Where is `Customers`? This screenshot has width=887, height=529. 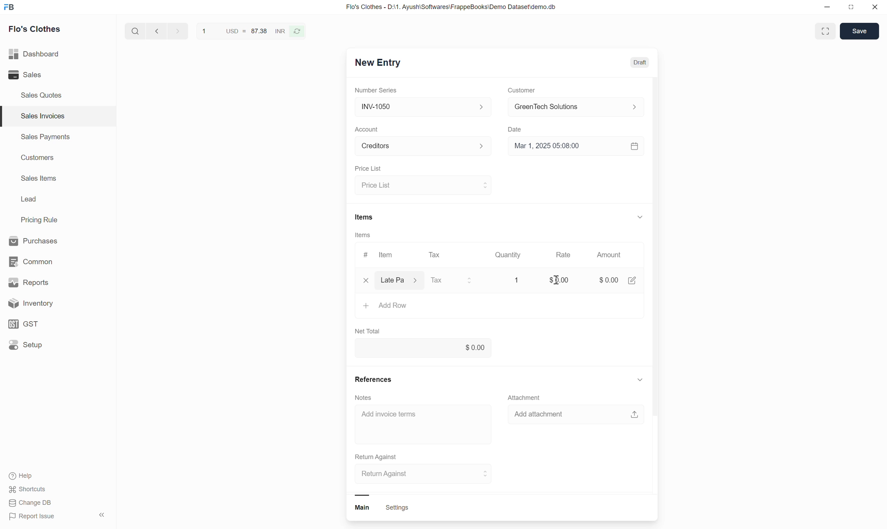
Customers is located at coordinates (36, 159).